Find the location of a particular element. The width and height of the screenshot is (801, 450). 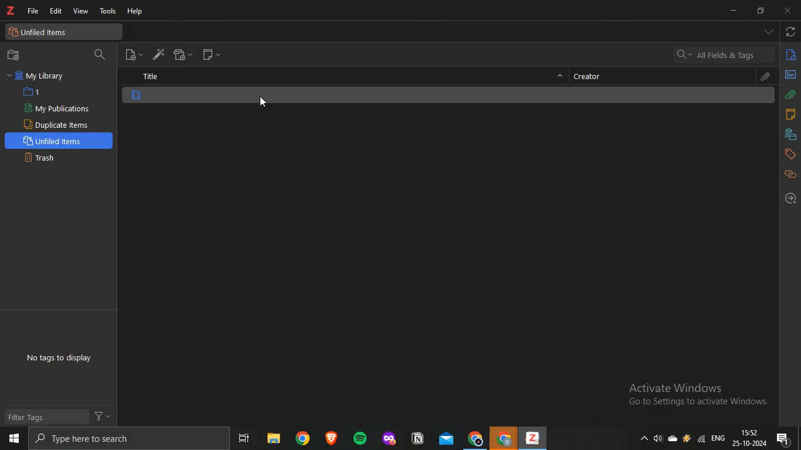

new collection is located at coordinates (16, 55).